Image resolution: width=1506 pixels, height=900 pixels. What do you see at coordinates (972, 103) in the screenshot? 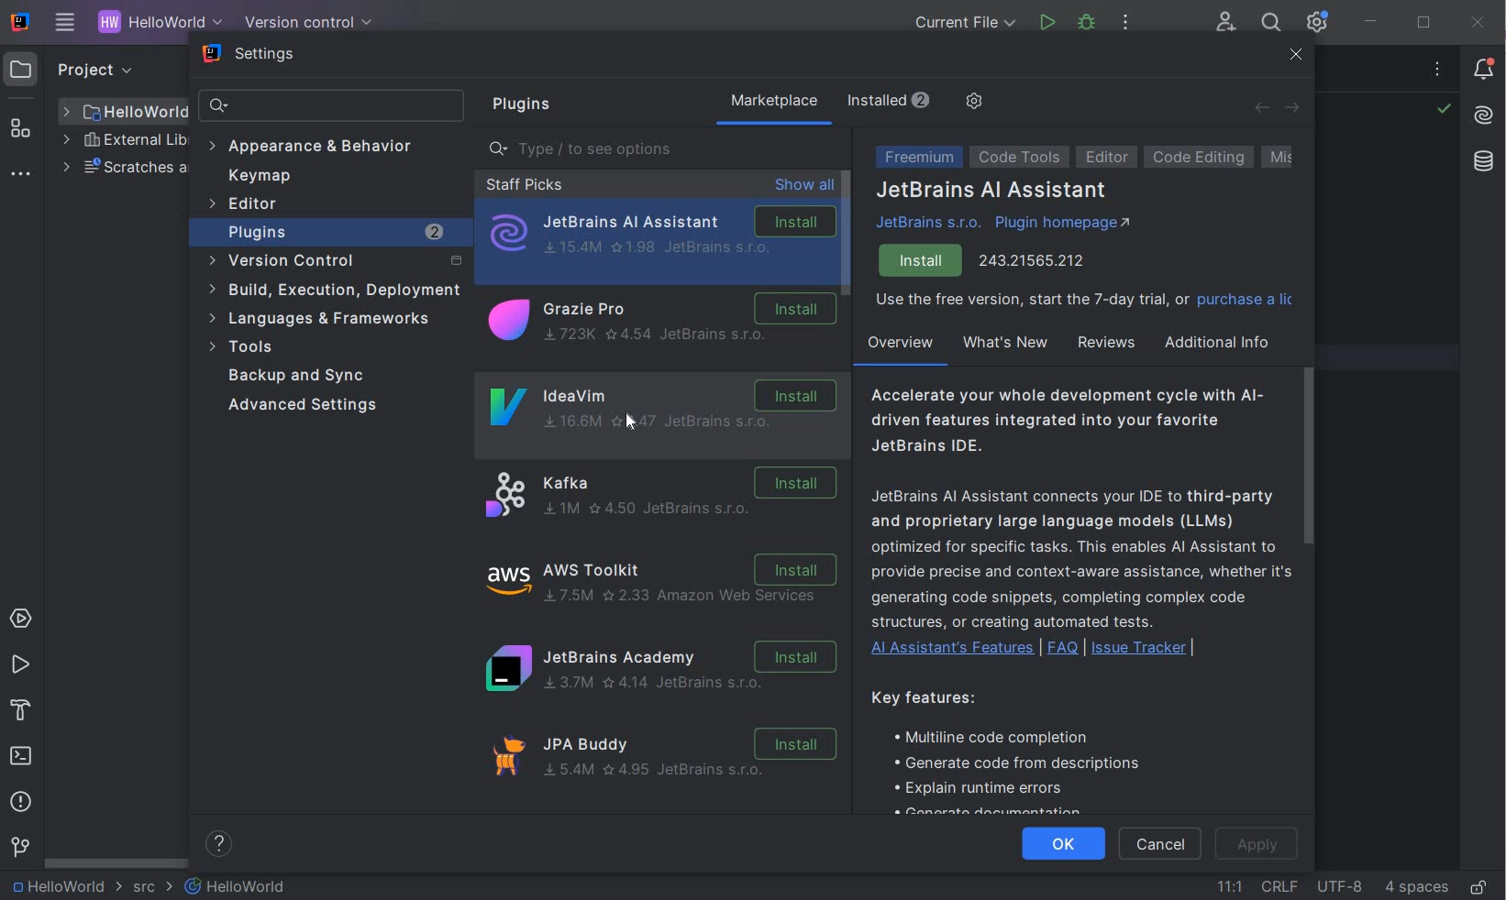
I see `MANAGE REPOSITORIES` at bounding box center [972, 103].